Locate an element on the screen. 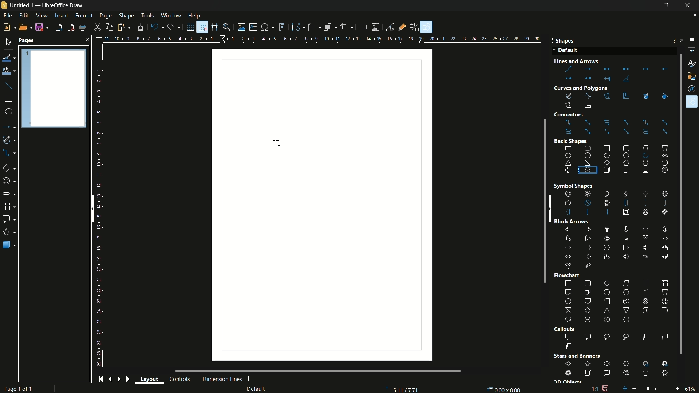 The height and width of the screenshot is (393, 699). Block Arrows is located at coordinates (572, 222).